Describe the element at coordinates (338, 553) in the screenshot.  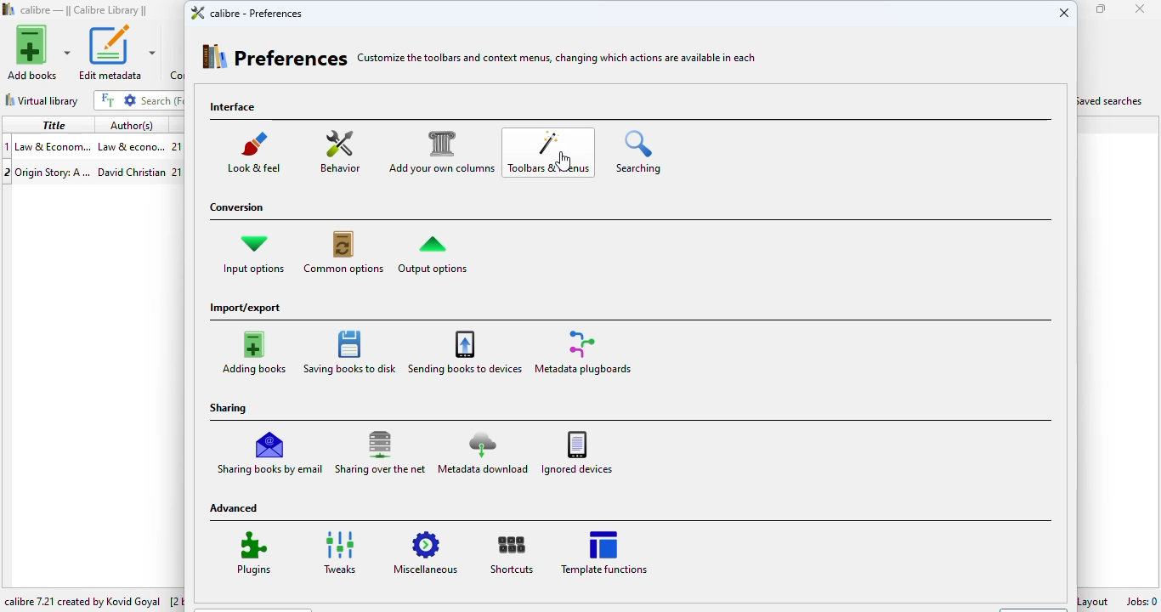
I see `tweaks` at that location.